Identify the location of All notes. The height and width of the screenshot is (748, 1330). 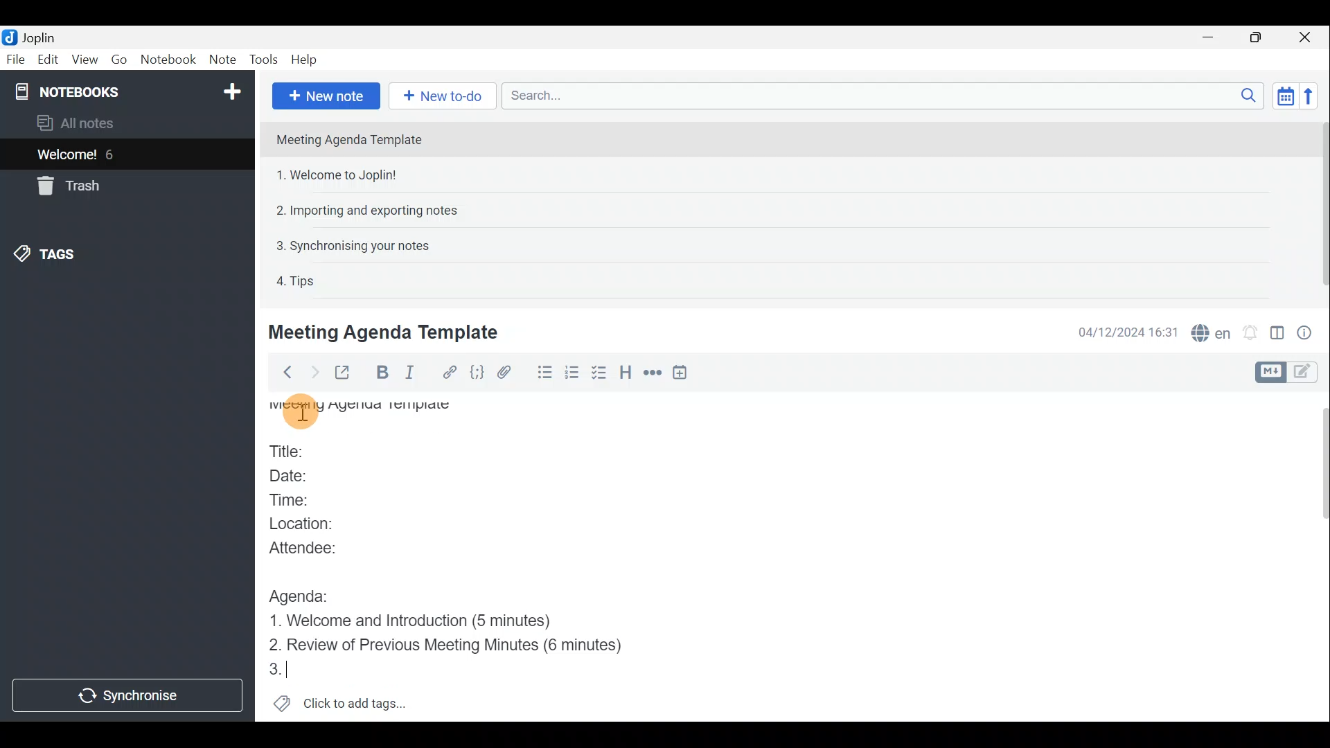
(98, 123).